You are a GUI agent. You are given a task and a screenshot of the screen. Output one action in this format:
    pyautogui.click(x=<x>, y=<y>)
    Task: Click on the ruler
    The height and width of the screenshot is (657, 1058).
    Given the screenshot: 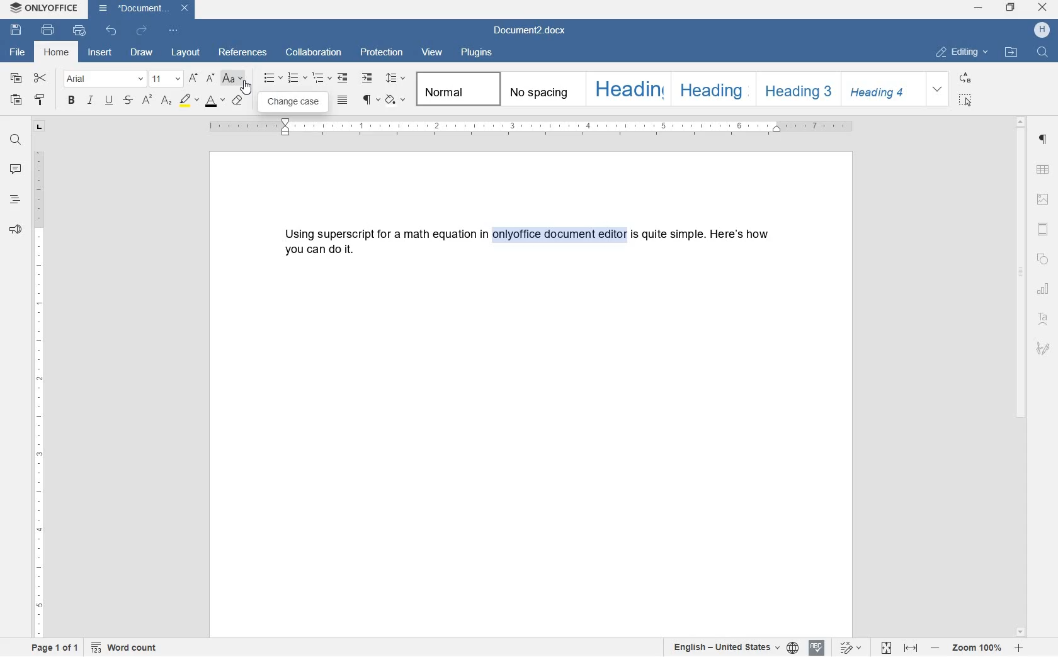 What is the action you would take?
    pyautogui.click(x=532, y=126)
    